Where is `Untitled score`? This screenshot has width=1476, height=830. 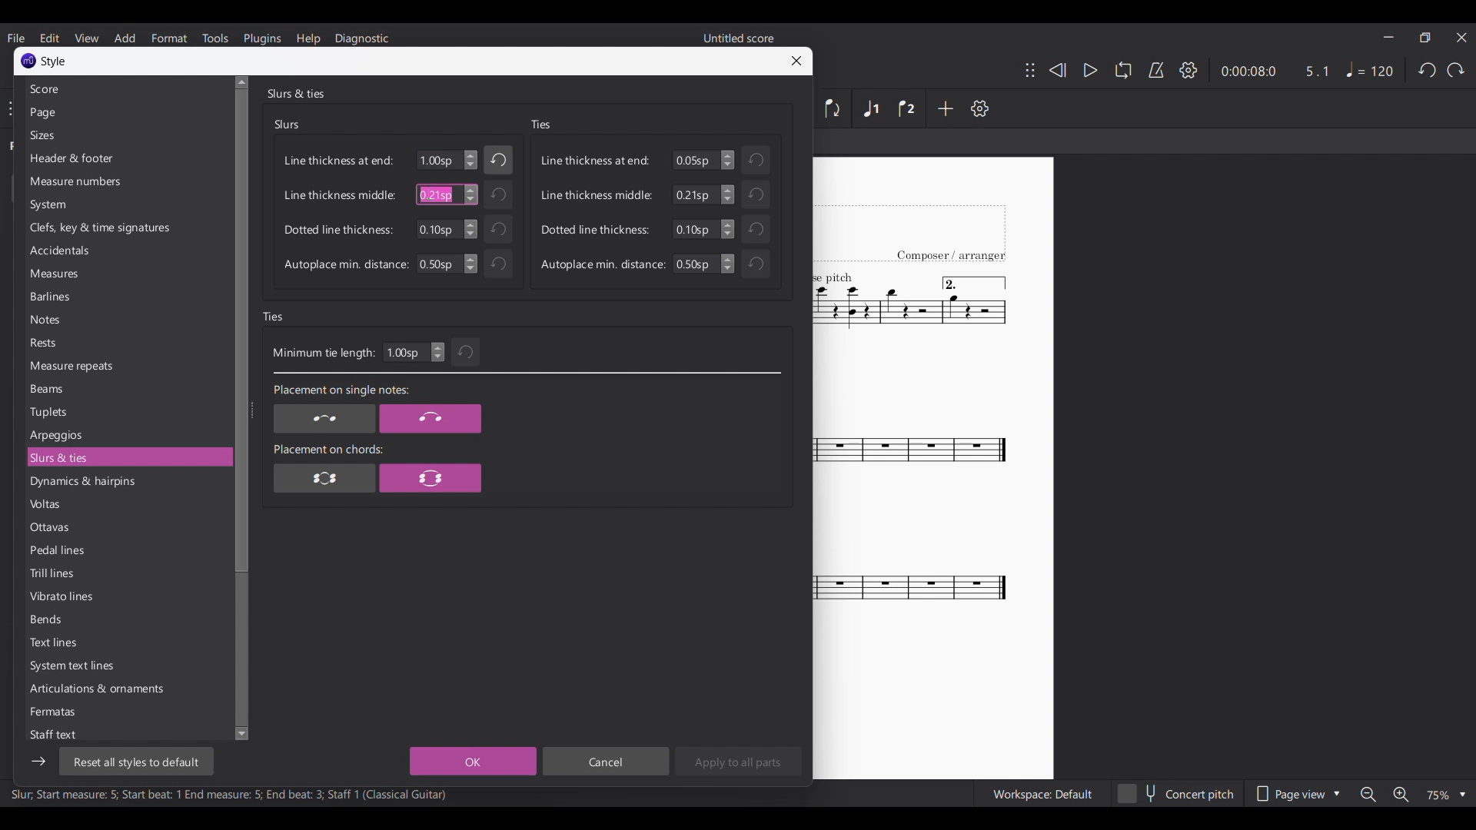 Untitled score is located at coordinates (739, 38).